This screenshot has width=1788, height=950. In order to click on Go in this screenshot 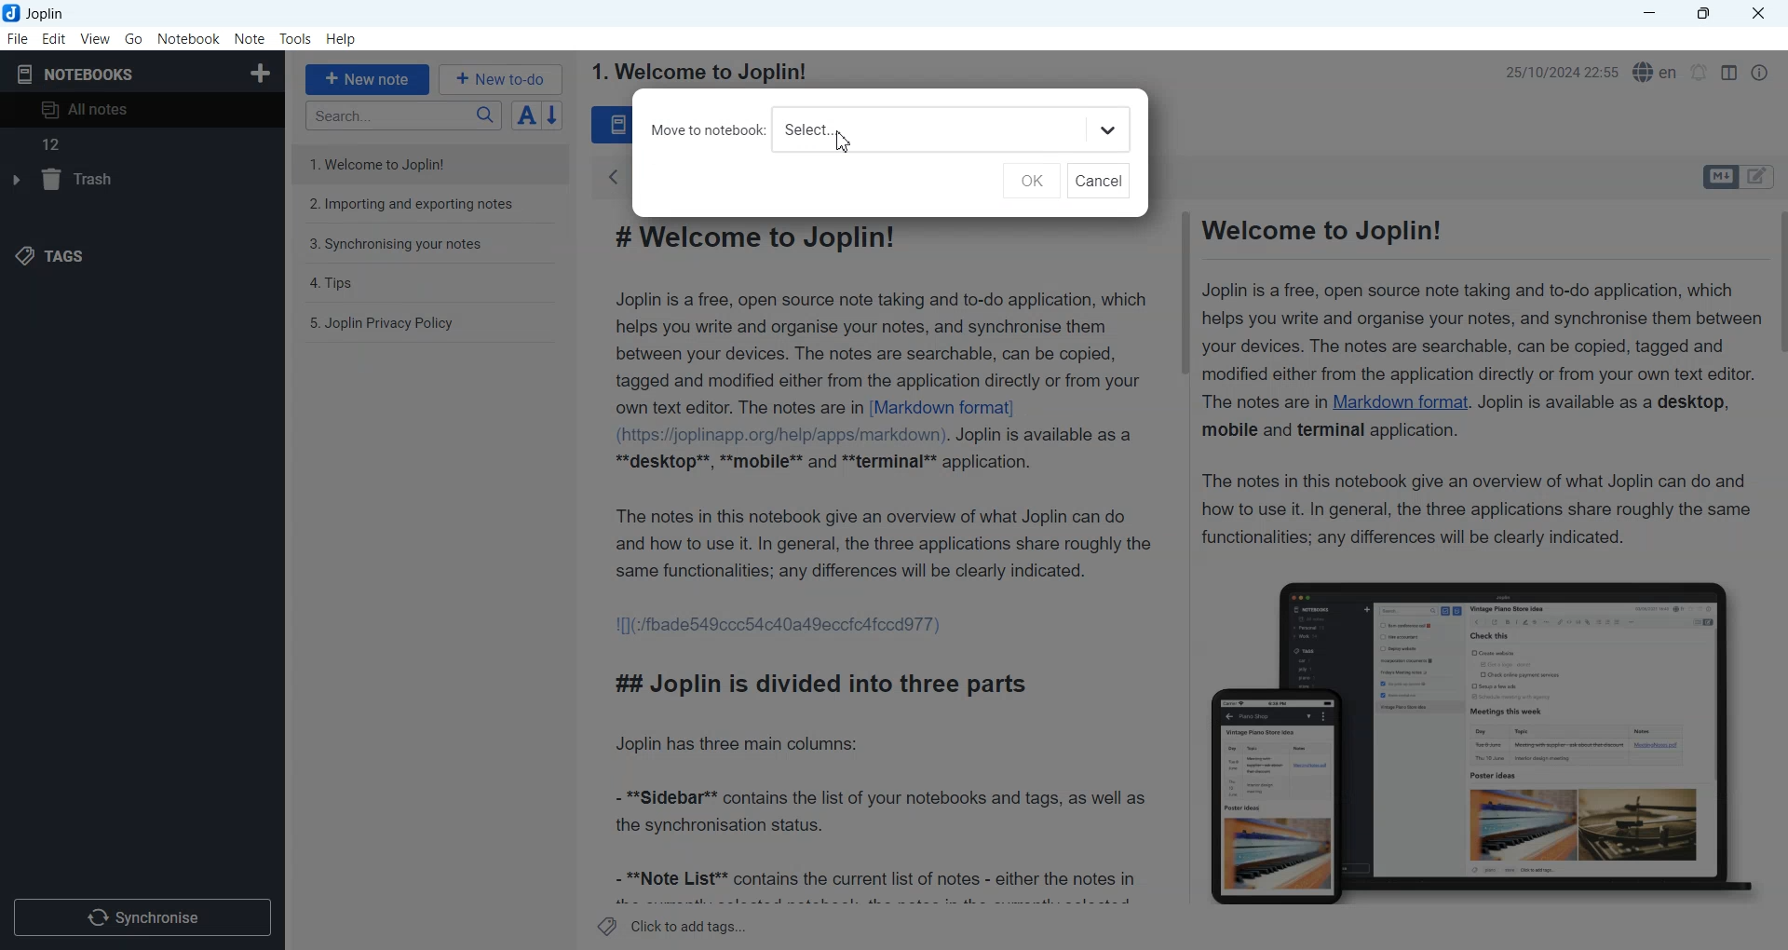, I will do `click(135, 38)`.